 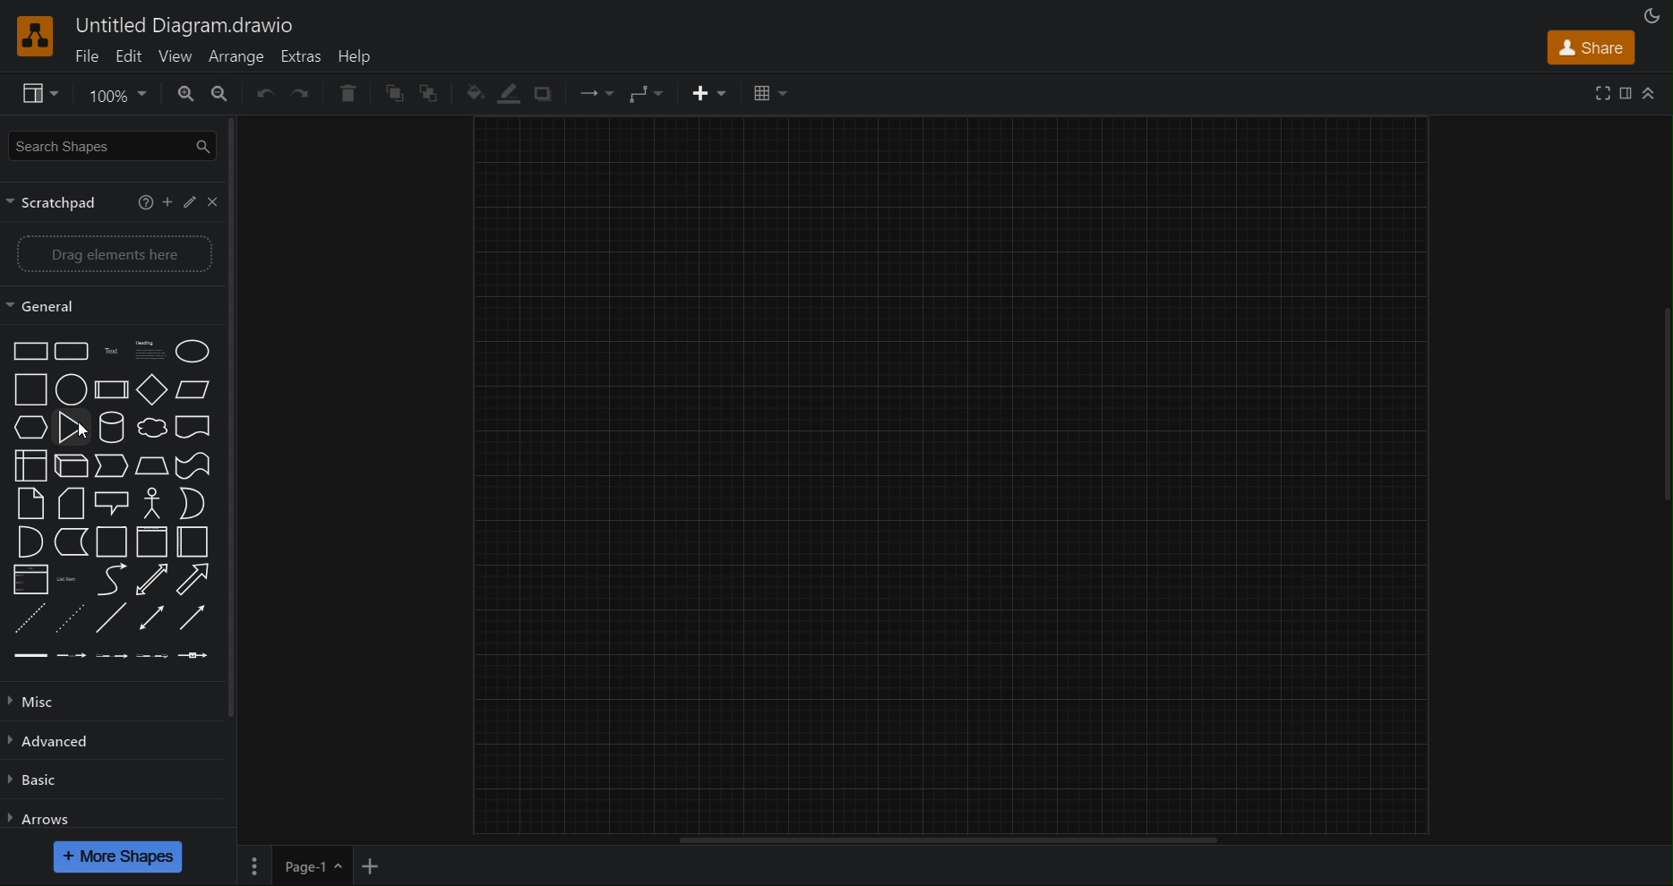 What do you see at coordinates (262, 92) in the screenshot?
I see `Undo` at bounding box center [262, 92].